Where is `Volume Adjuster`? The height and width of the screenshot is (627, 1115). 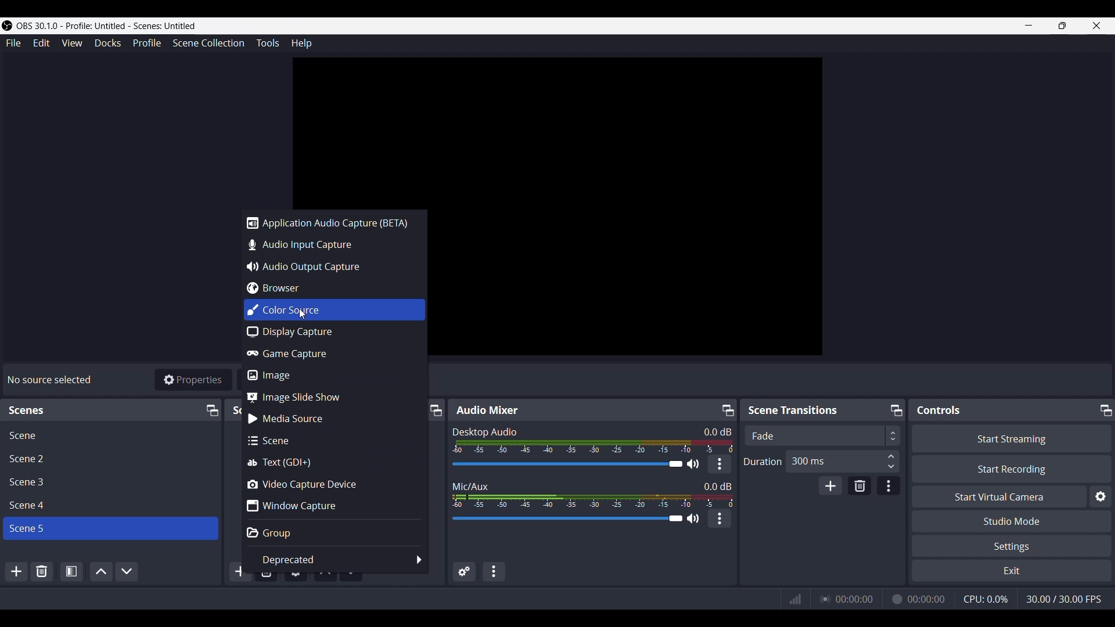
Volume Adjuster is located at coordinates (575, 463).